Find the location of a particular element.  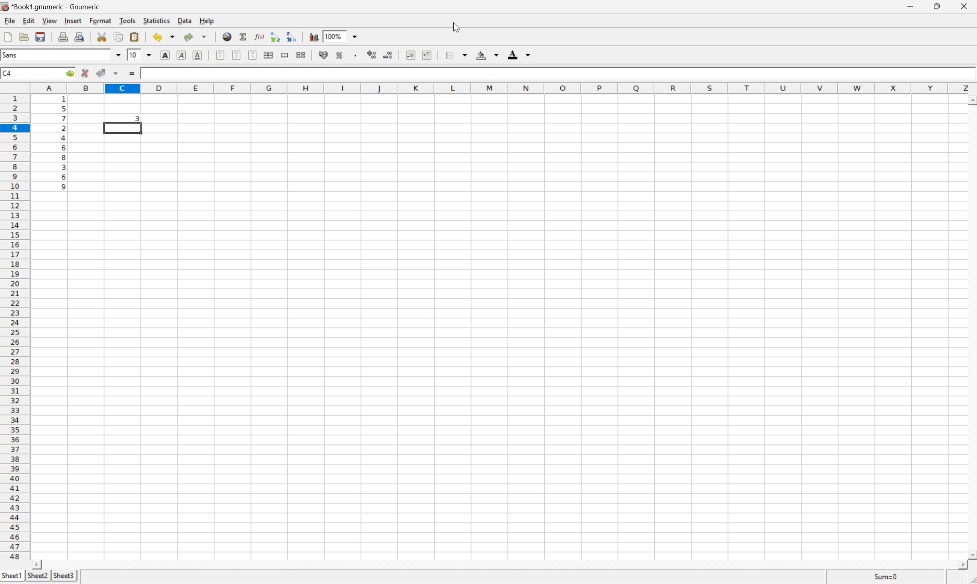

underline is located at coordinates (197, 55).